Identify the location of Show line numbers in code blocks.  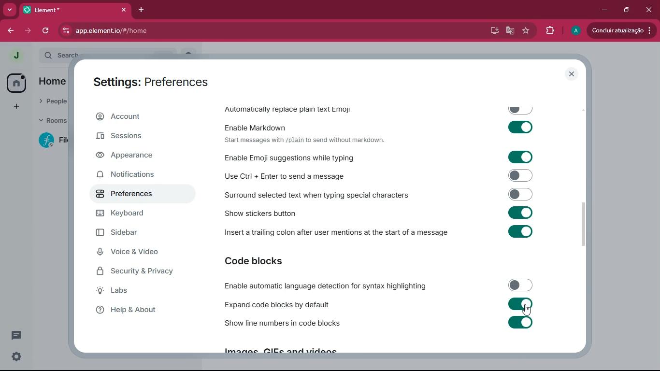
(379, 325).